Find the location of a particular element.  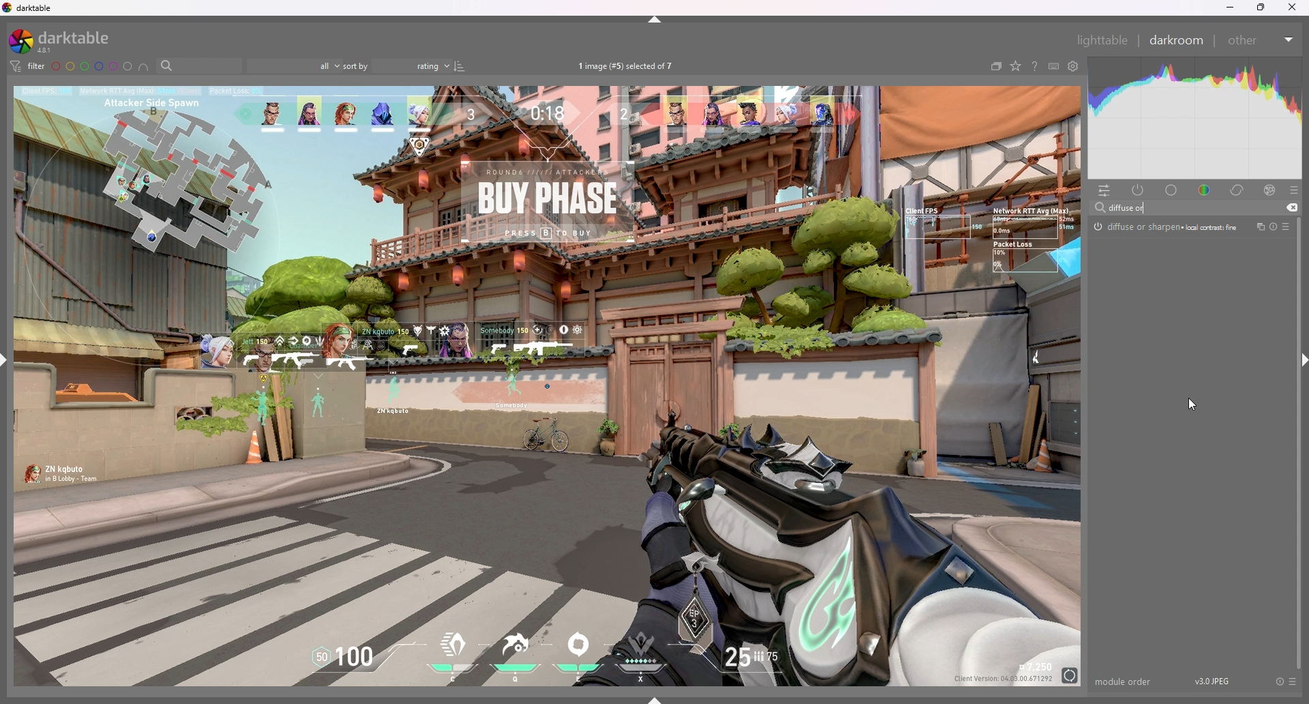

show global preferences is located at coordinates (1074, 65).